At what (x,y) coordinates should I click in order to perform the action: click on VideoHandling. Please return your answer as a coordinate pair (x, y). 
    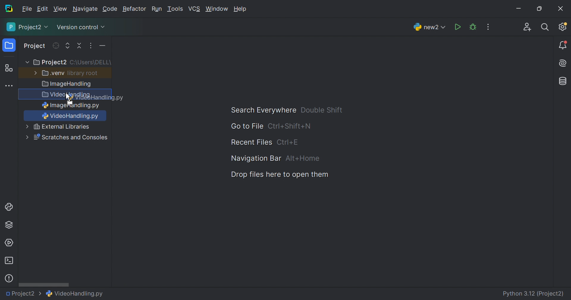
    Looking at the image, I should click on (67, 95).